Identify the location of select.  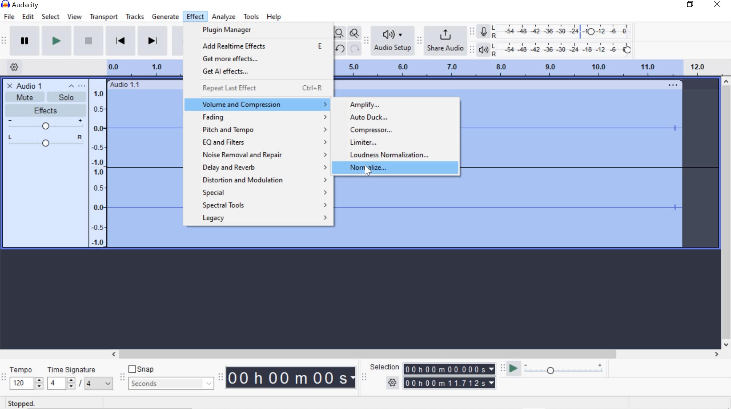
(51, 17).